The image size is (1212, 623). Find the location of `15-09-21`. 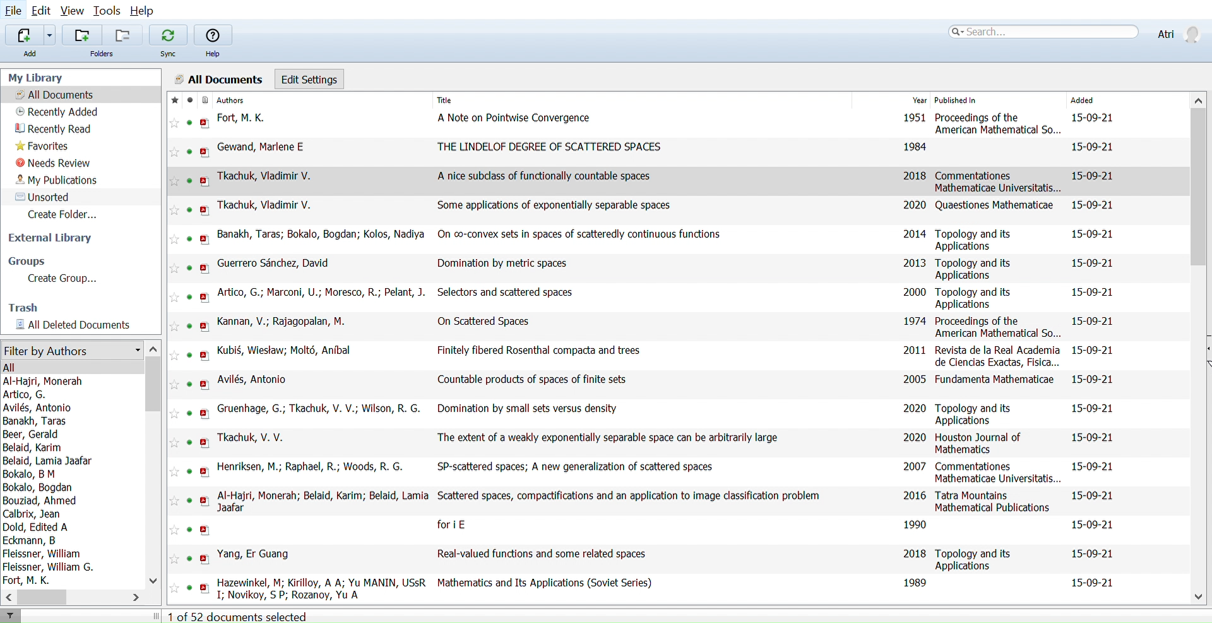

15-09-21 is located at coordinates (1093, 437).